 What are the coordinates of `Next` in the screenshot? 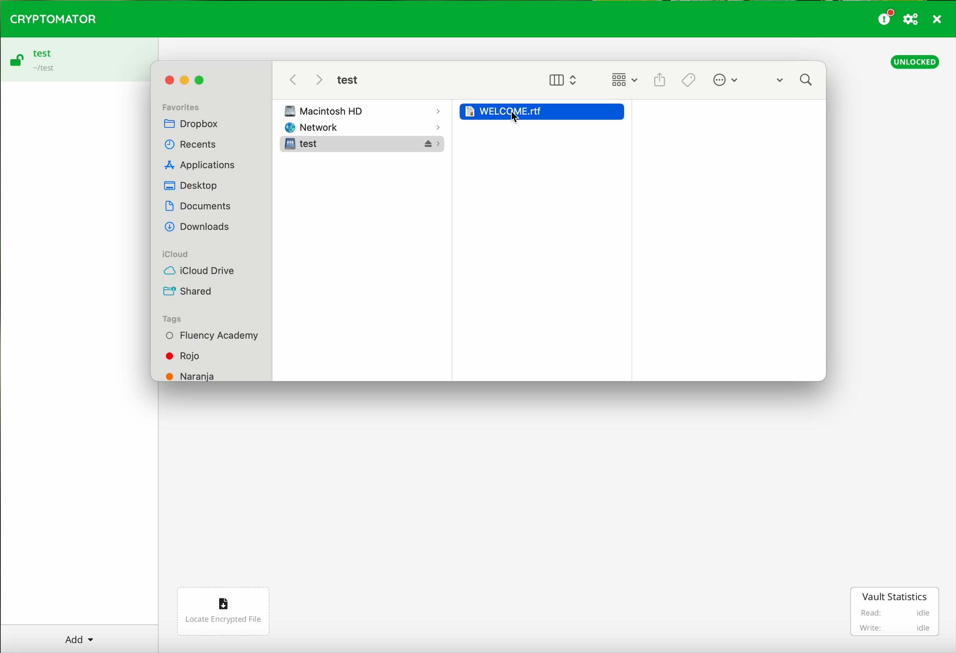 It's located at (319, 80).